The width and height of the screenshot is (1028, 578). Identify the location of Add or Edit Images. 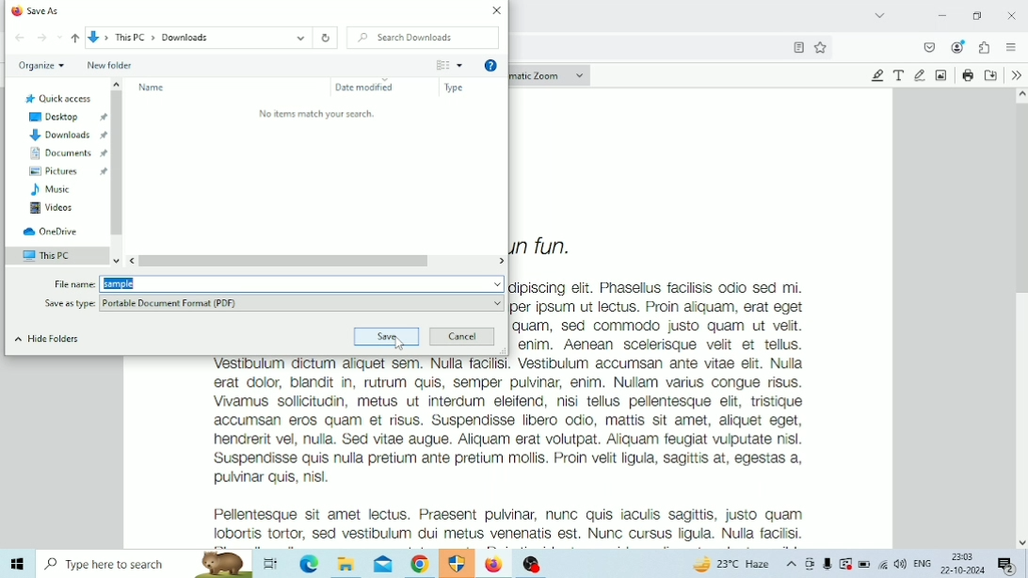
(942, 75).